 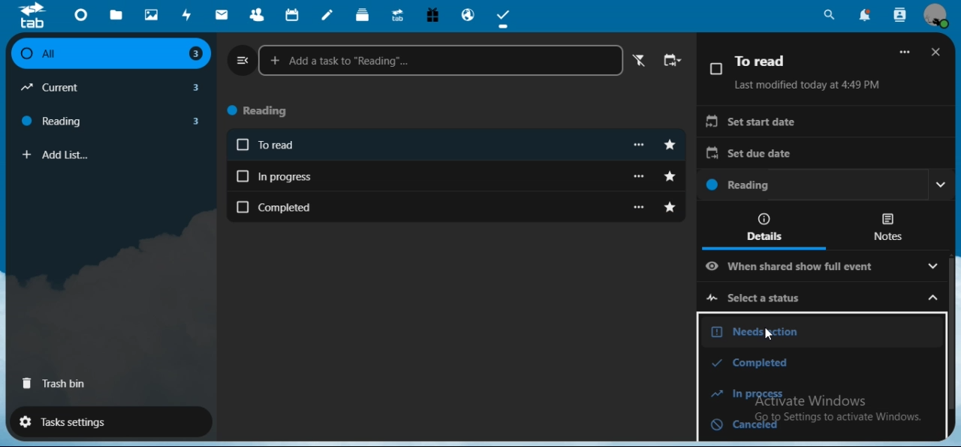 What do you see at coordinates (673, 207) in the screenshot?
I see `toggle starred` at bounding box center [673, 207].